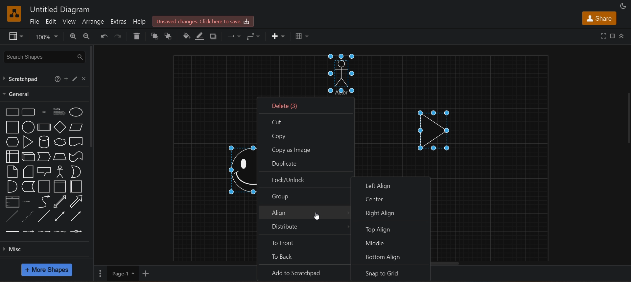 The height and width of the screenshot is (282, 631). I want to click on notes, so click(11, 171).